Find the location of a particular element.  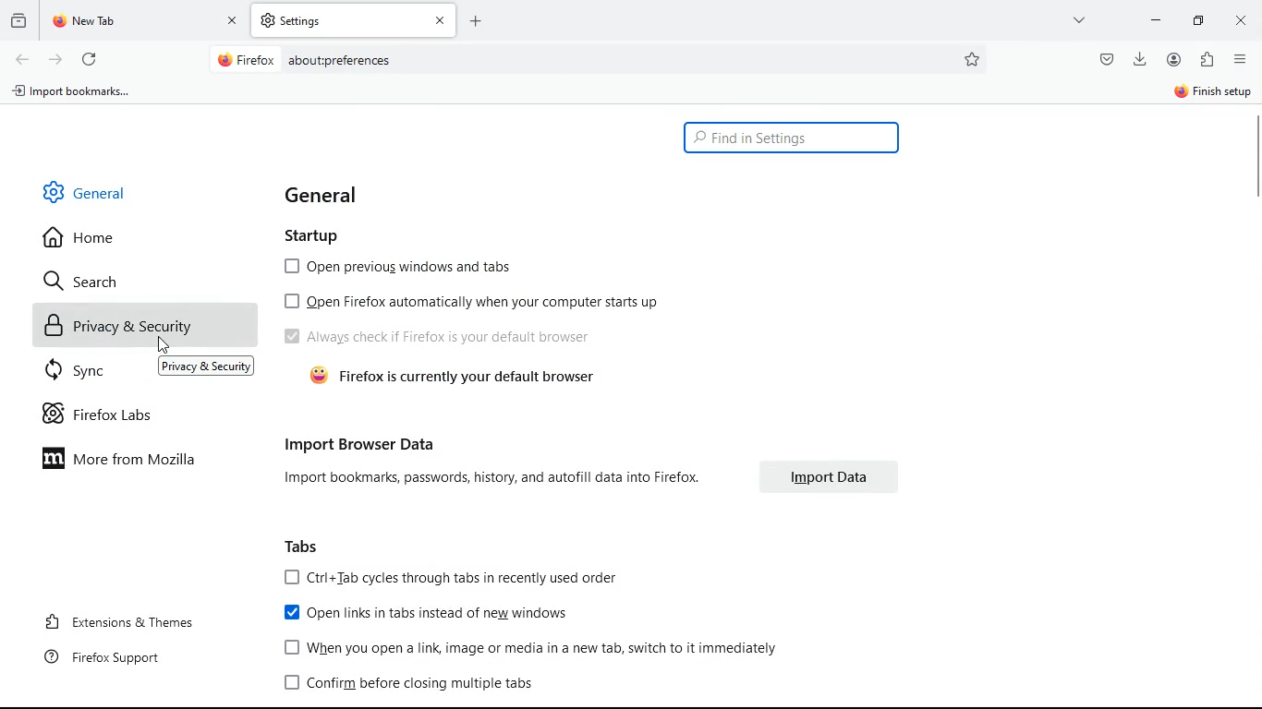

back is located at coordinates (20, 60).